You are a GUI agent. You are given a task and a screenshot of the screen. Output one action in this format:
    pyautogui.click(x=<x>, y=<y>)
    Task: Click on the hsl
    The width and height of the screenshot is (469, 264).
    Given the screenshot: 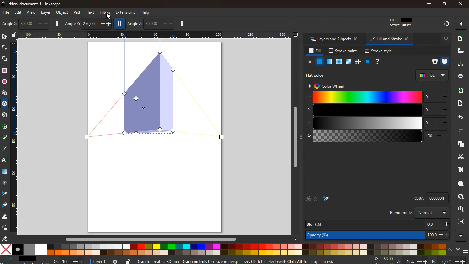 What is the action you would take?
    pyautogui.click(x=431, y=75)
    